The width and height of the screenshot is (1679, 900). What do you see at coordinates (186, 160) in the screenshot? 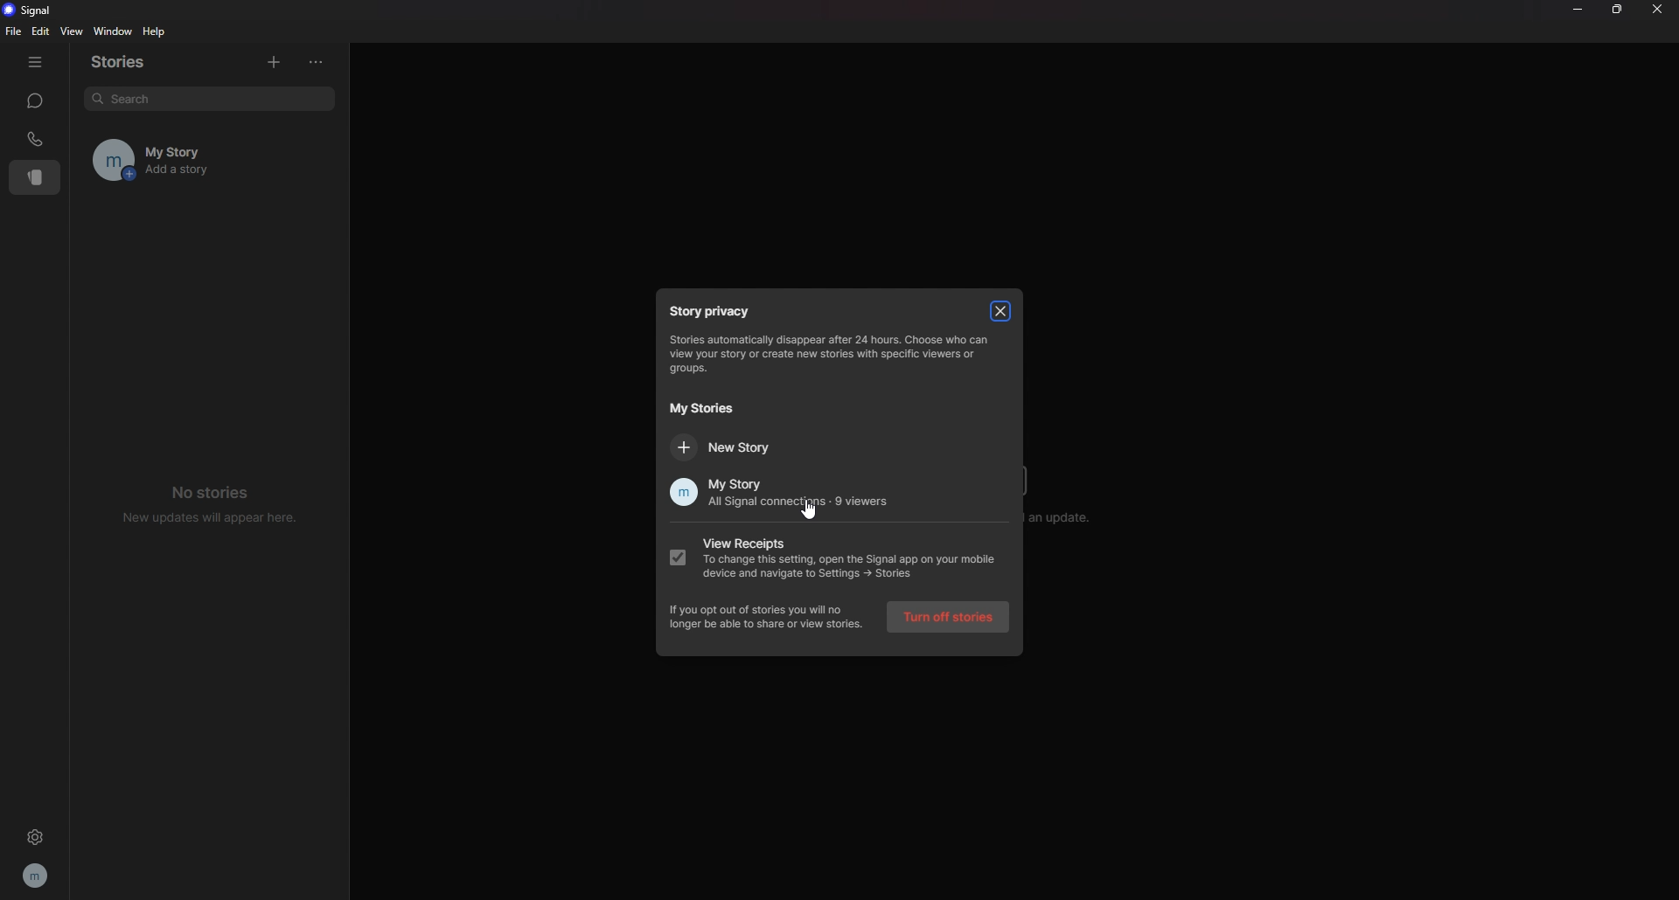
I see `my story add a story` at bounding box center [186, 160].